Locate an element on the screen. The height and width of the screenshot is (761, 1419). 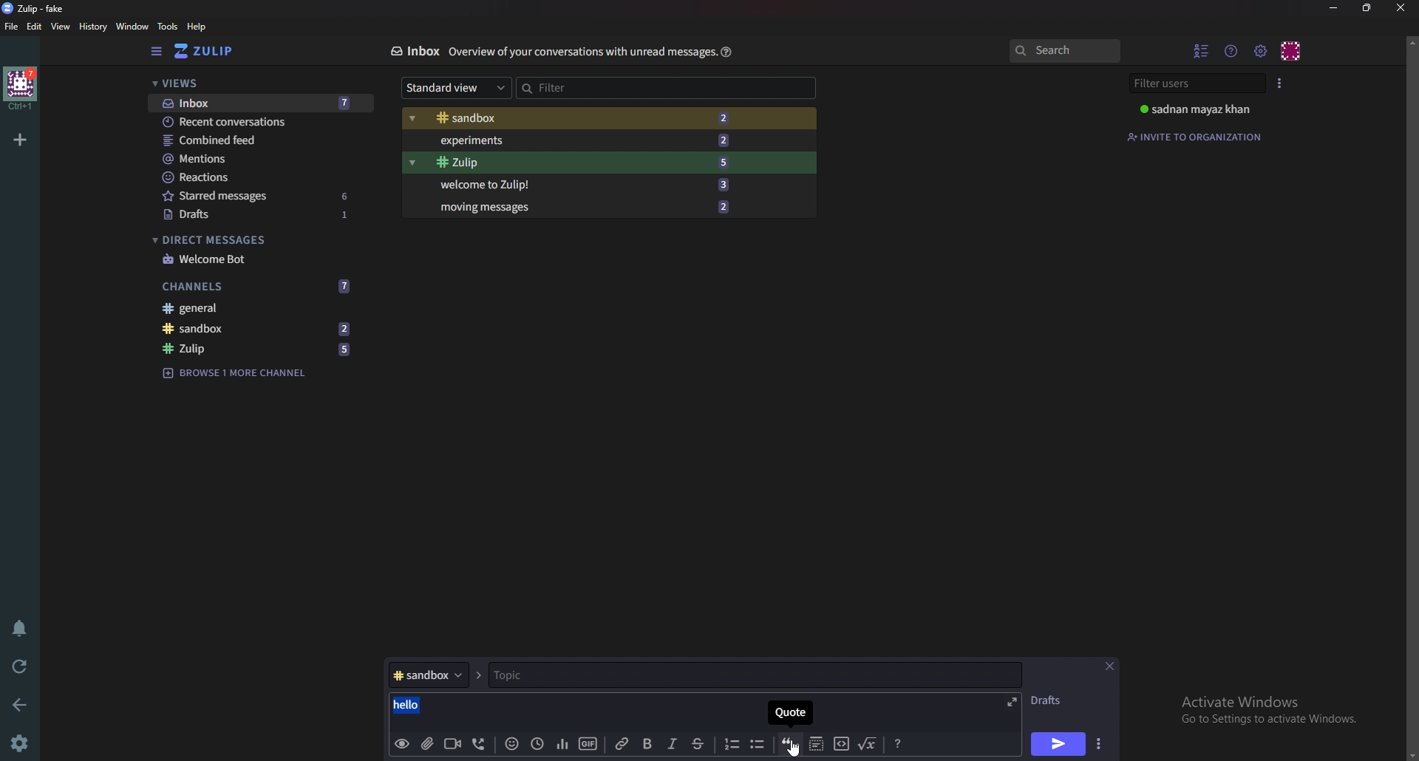
Standard view is located at coordinates (455, 88).